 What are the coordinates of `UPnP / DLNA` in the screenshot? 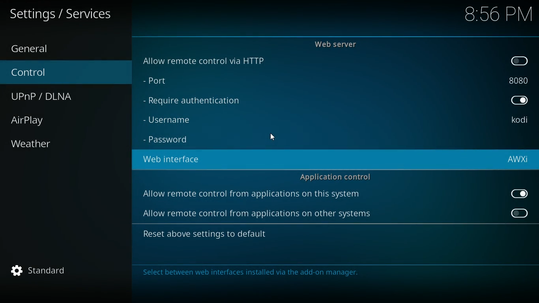 It's located at (49, 97).